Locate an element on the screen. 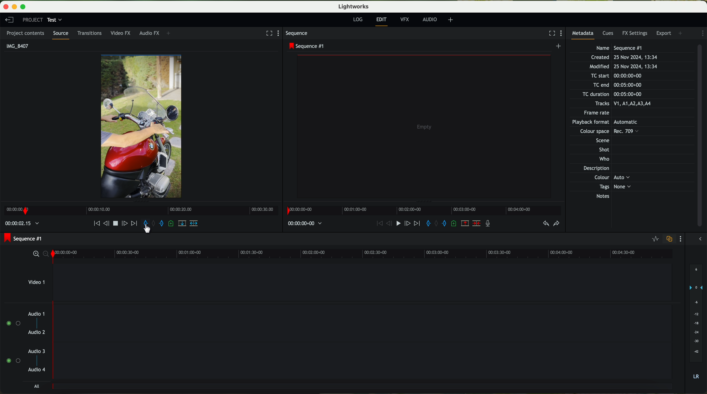 Image resolution: width=707 pixels, height=394 pixels. video preview is located at coordinates (424, 126).